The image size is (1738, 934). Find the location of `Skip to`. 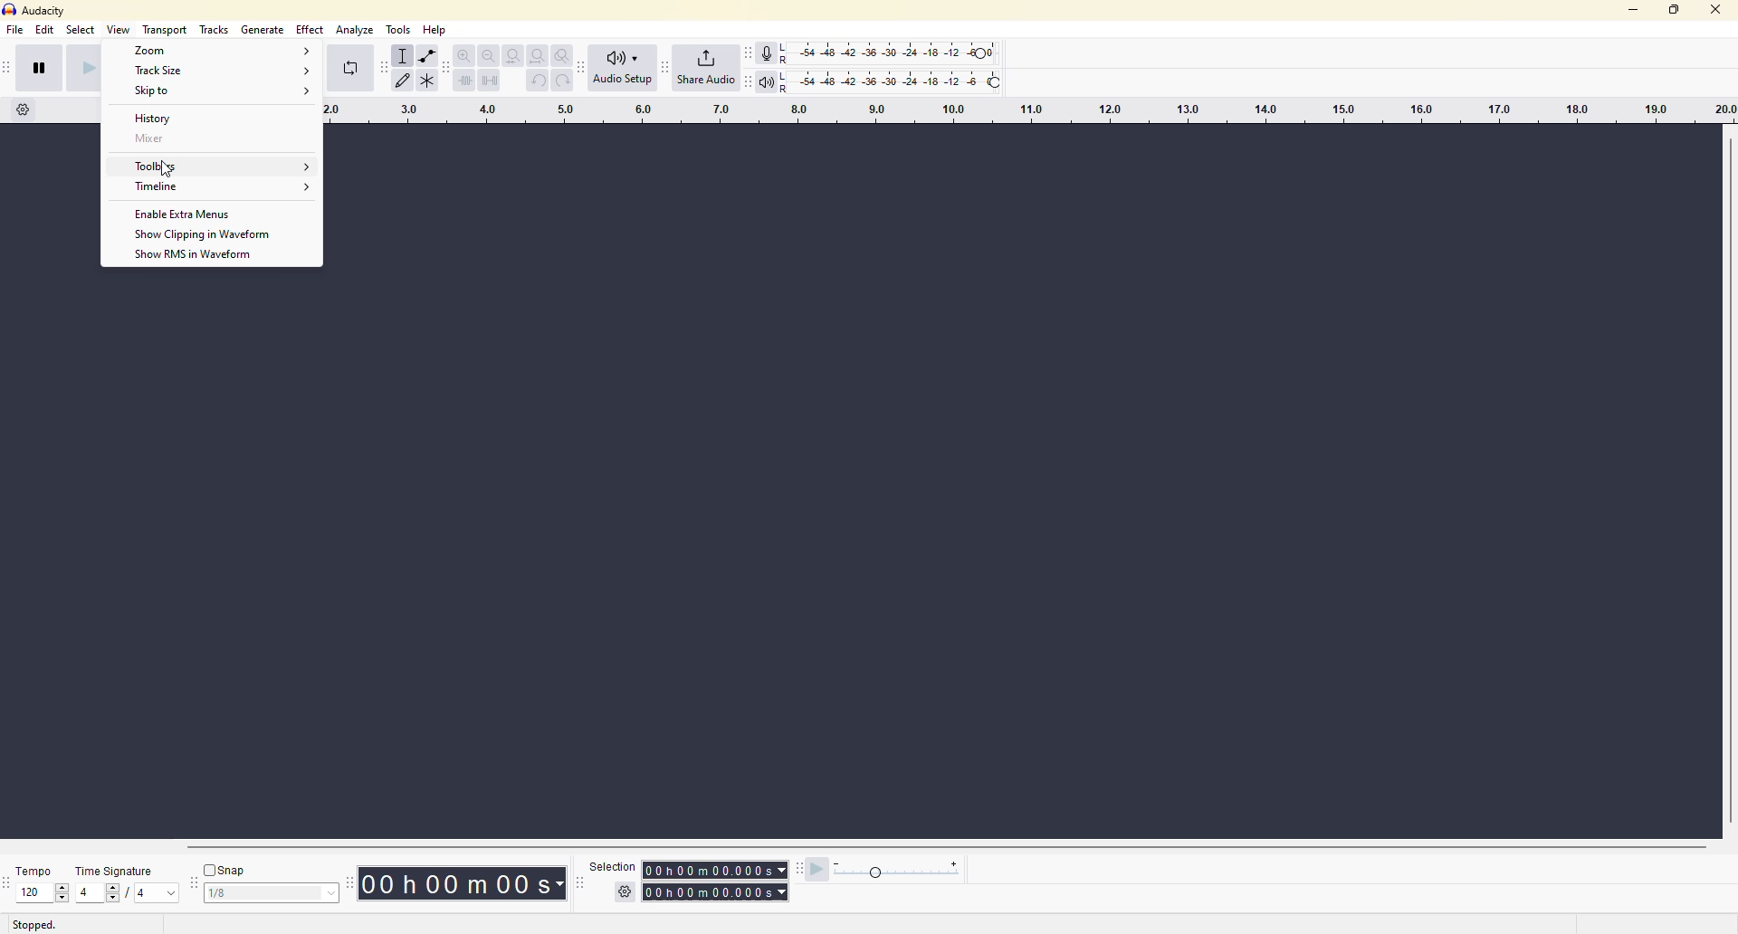

Skip to is located at coordinates (222, 92).